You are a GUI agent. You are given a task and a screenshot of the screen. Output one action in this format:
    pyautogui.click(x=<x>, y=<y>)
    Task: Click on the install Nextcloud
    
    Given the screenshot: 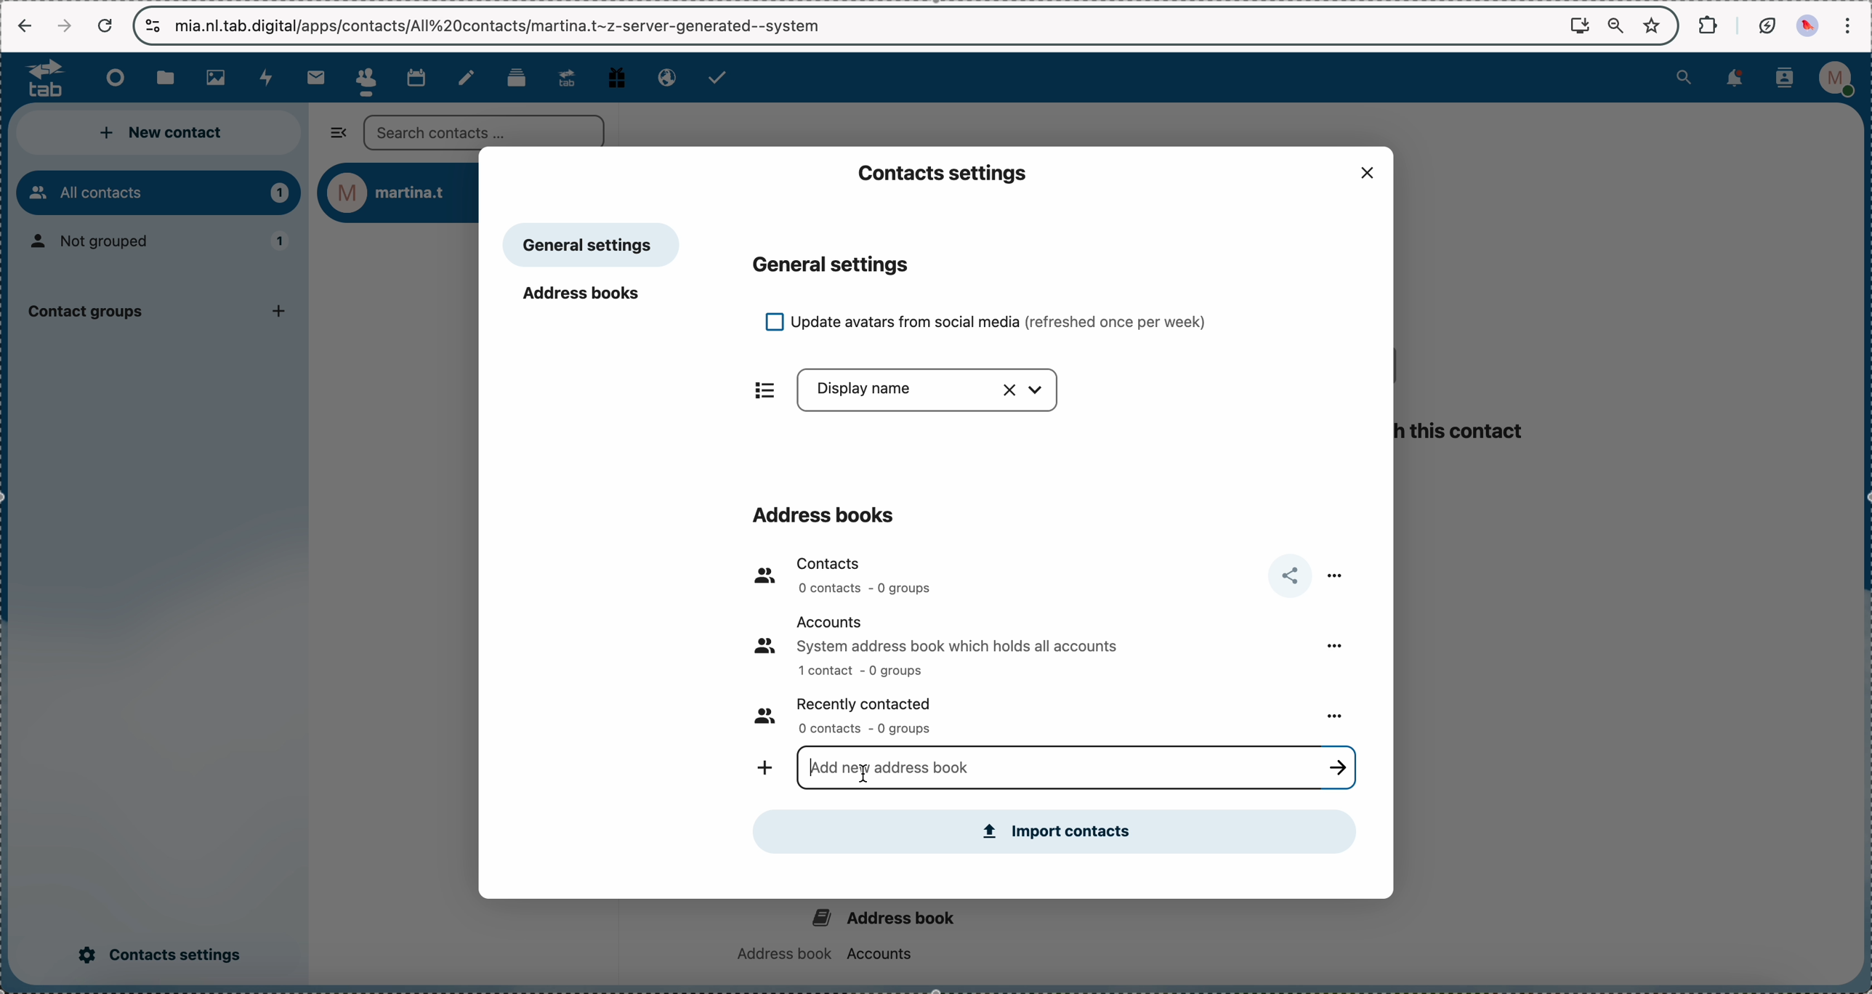 What is the action you would take?
    pyautogui.click(x=1578, y=25)
    